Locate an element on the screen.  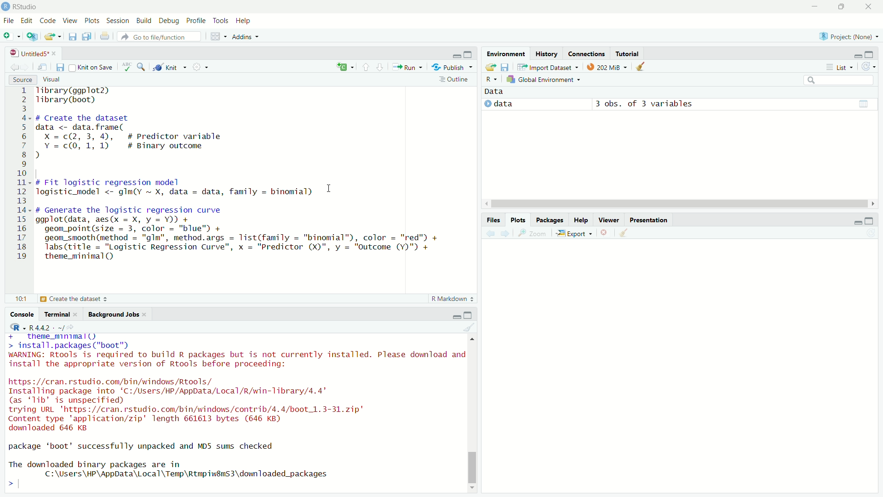
Create a project is located at coordinates (32, 36).